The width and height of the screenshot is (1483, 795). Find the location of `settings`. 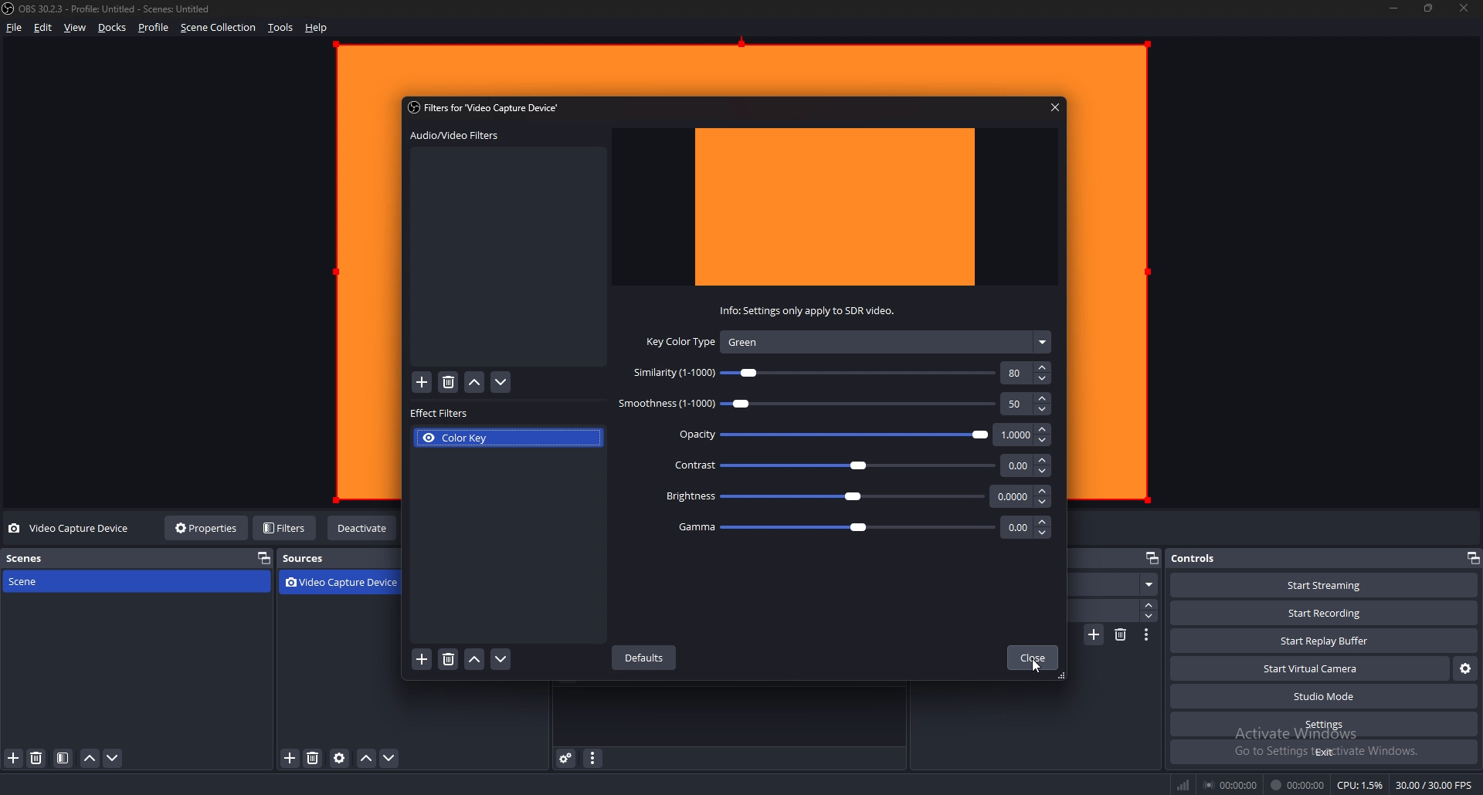

settings is located at coordinates (1324, 725).